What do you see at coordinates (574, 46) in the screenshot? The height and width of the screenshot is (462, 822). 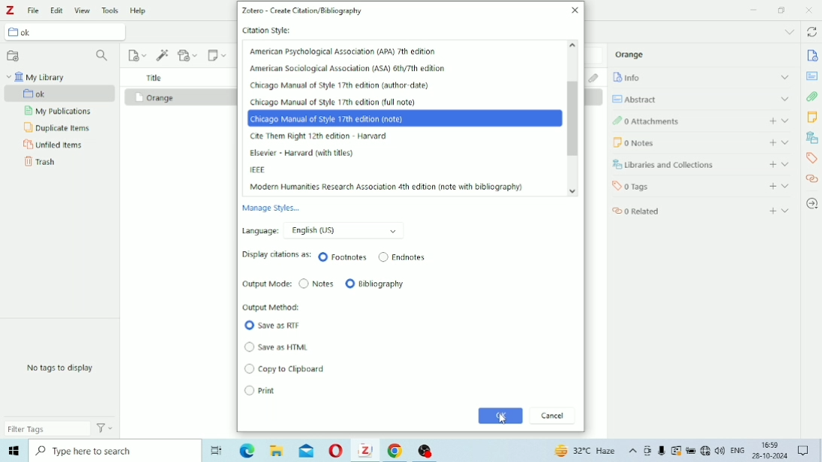 I see `Up` at bounding box center [574, 46].